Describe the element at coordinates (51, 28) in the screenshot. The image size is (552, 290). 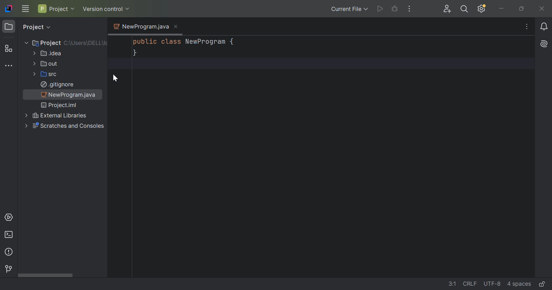
I see `Drop Down` at that location.